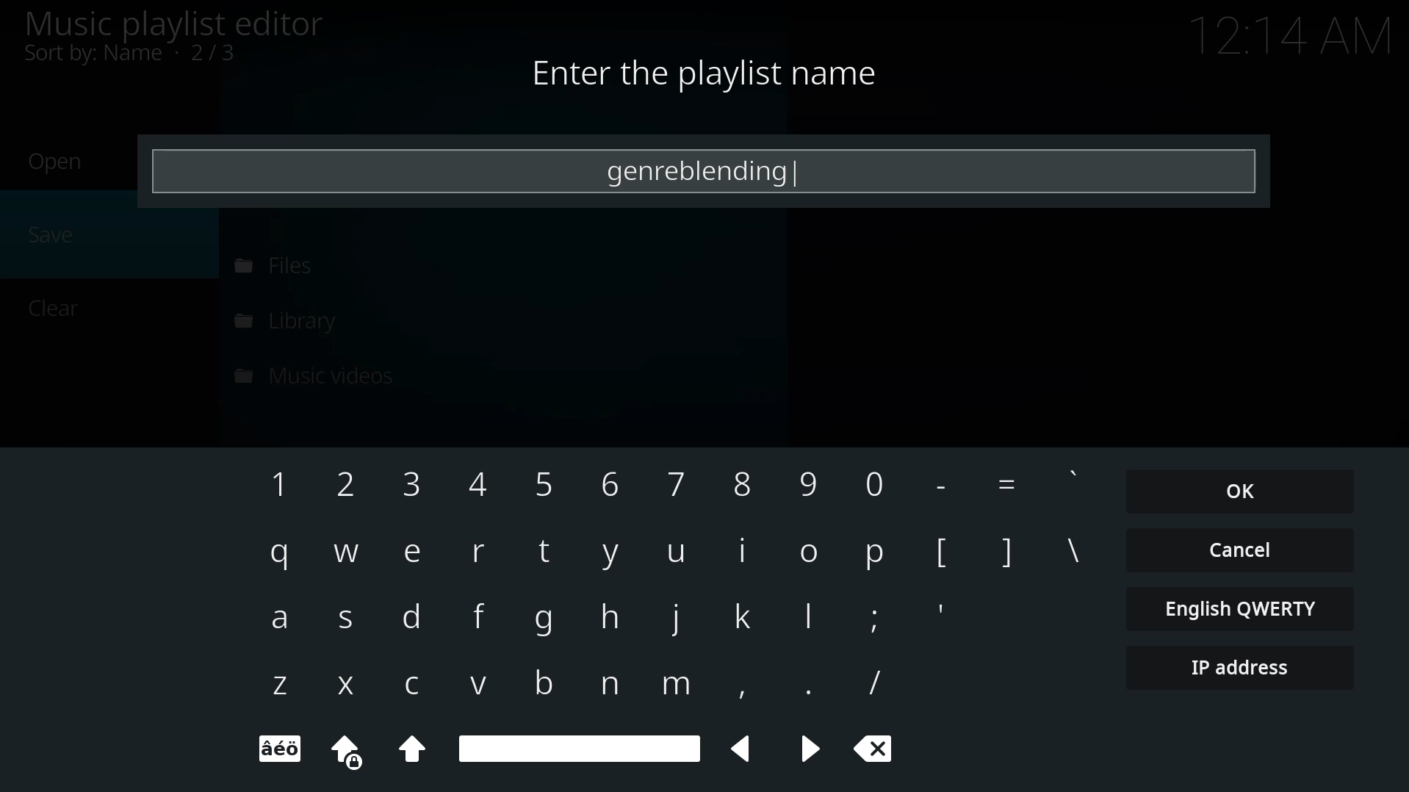  I want to click on enter playlist name, so click(703, 73).